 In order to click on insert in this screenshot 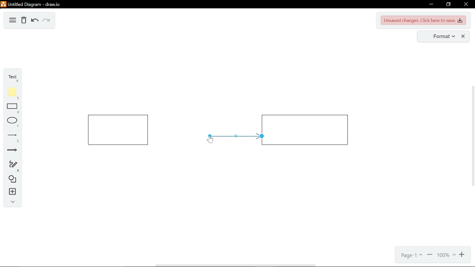, I will do `click(12, 192)`.